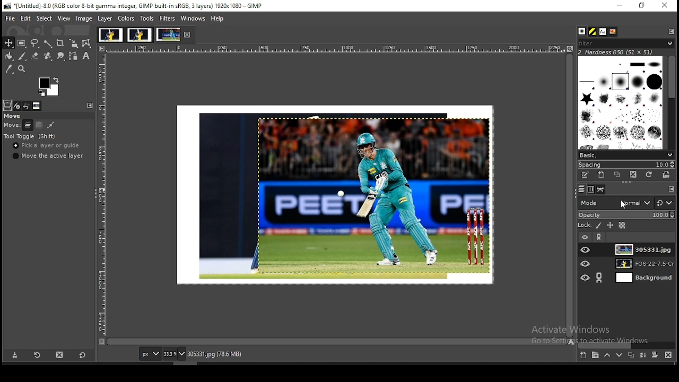 The height and width of the screenshot is (382, 679). Describe the element at coordinates (669, 354) in the screenshot. I see `delete layer` at that location.